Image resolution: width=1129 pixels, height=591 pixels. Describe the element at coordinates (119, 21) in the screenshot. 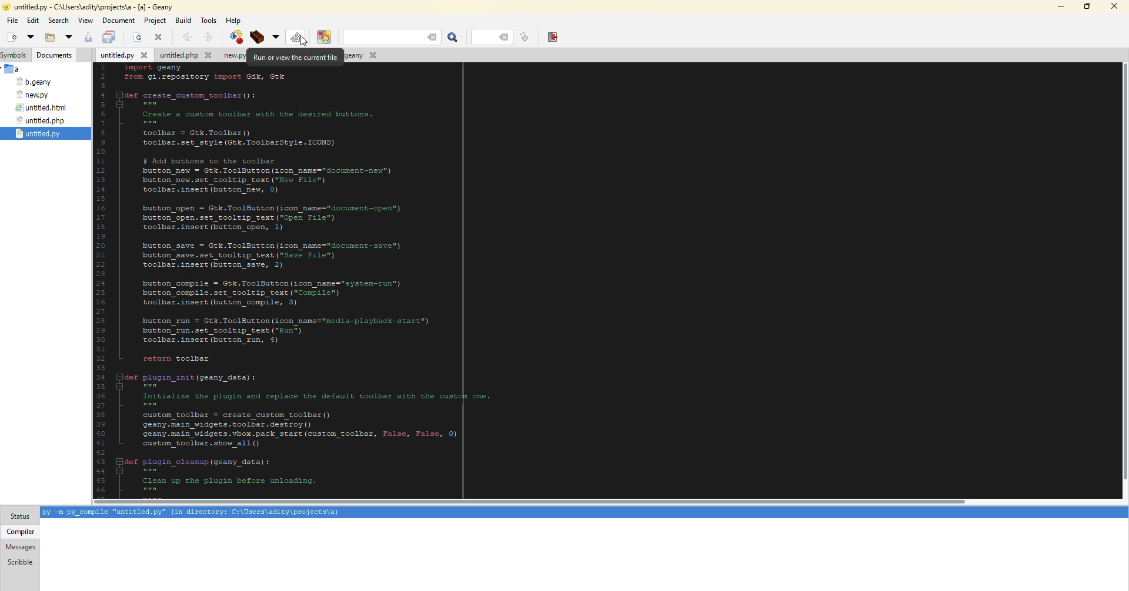

I see `document` at that location.